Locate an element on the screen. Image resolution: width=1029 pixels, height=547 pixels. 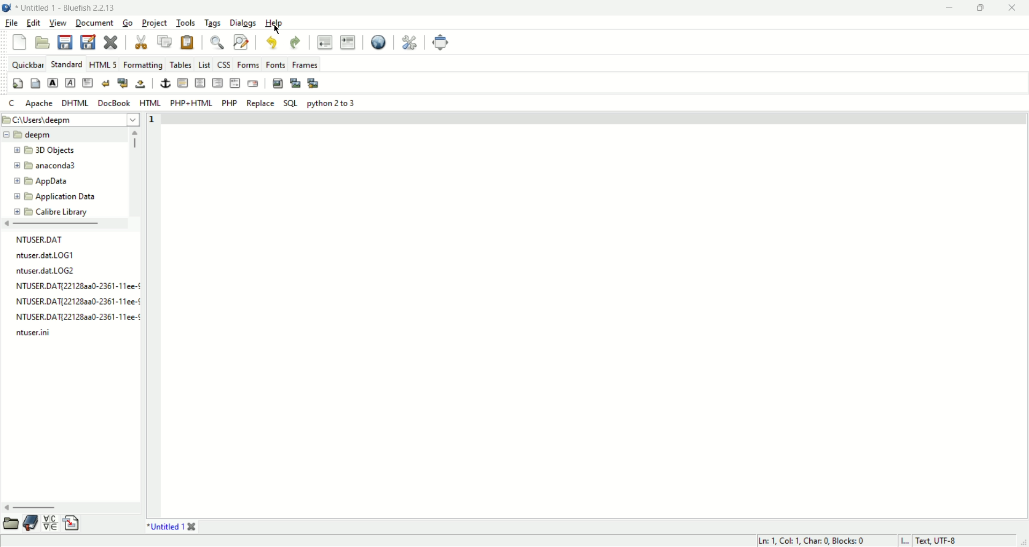
cursor position is located at coordinates (810, 541).